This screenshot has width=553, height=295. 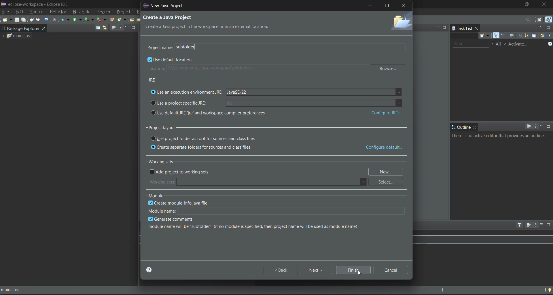 I want to click on new, so click(x=387, y=172).